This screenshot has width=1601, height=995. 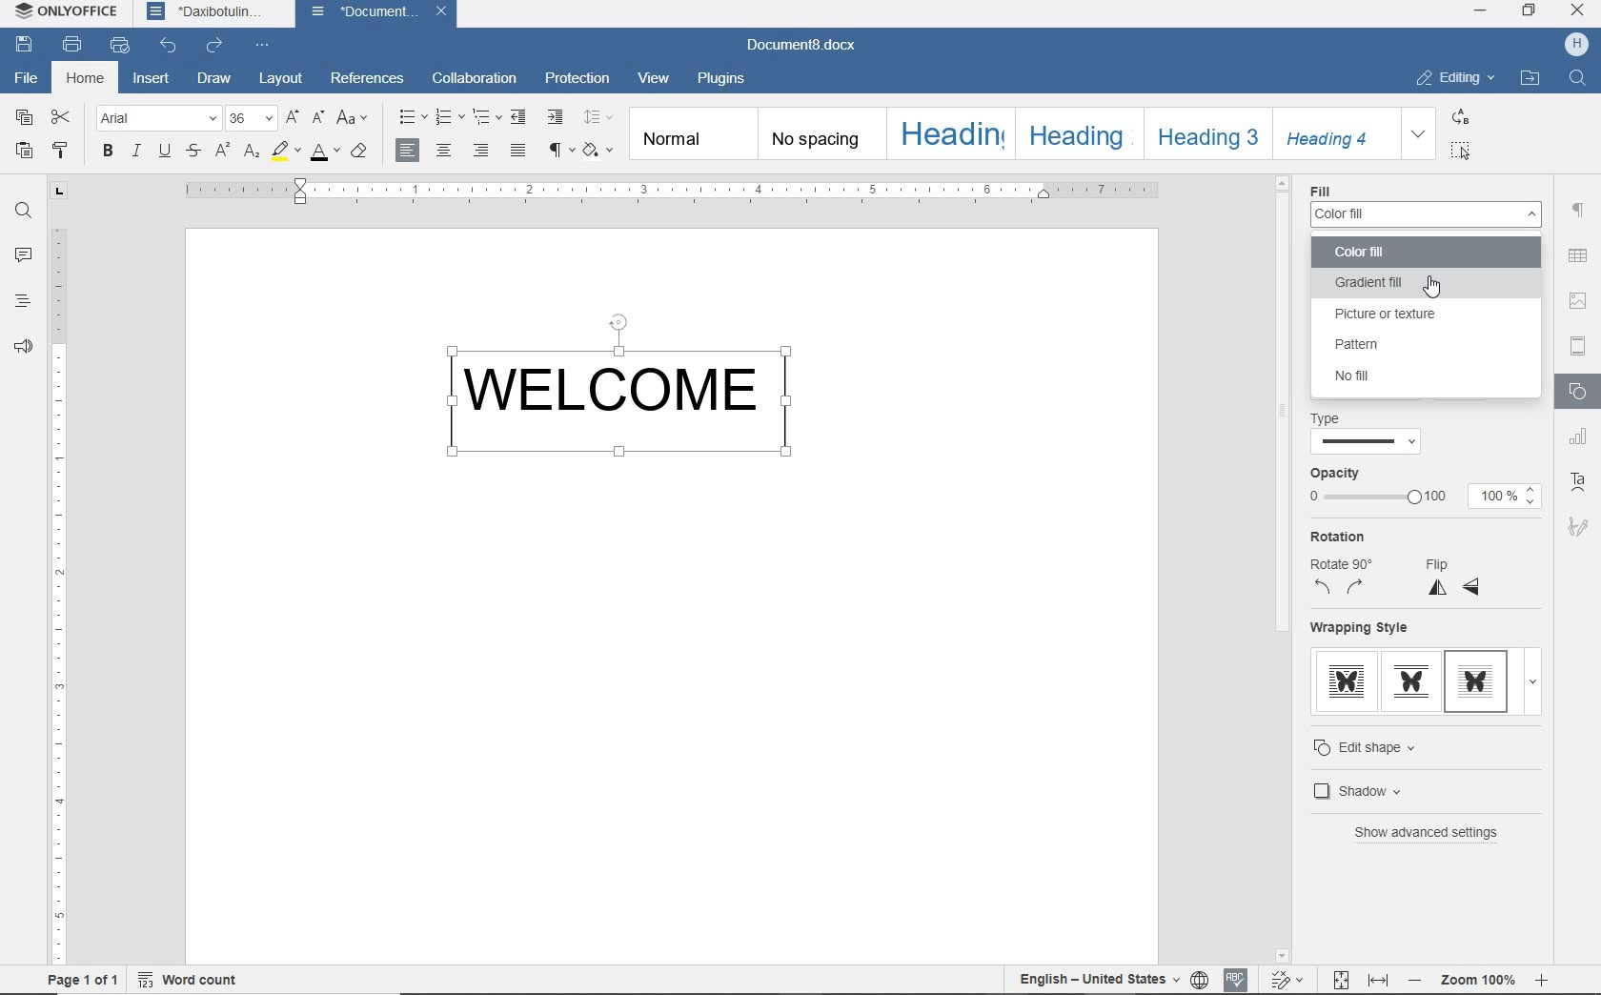 What do you see at coordinates (287, 152) in the screenshot?
I see `HIGHLIGHT COLOR` at bounding box center [287, 152].